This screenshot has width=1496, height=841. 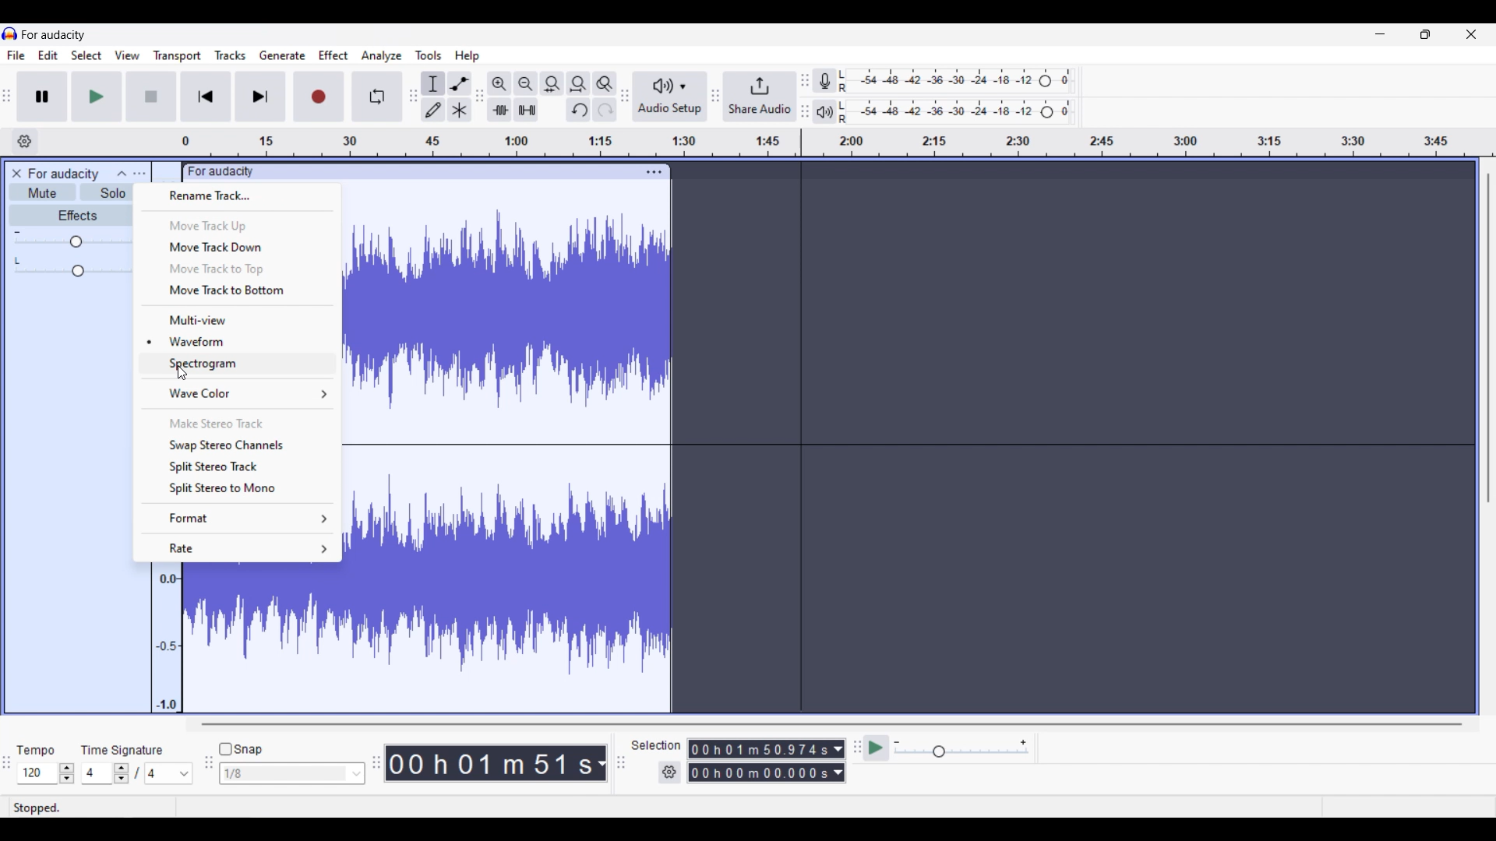 I want to click on Selection tool, so click(x=432, y=83).